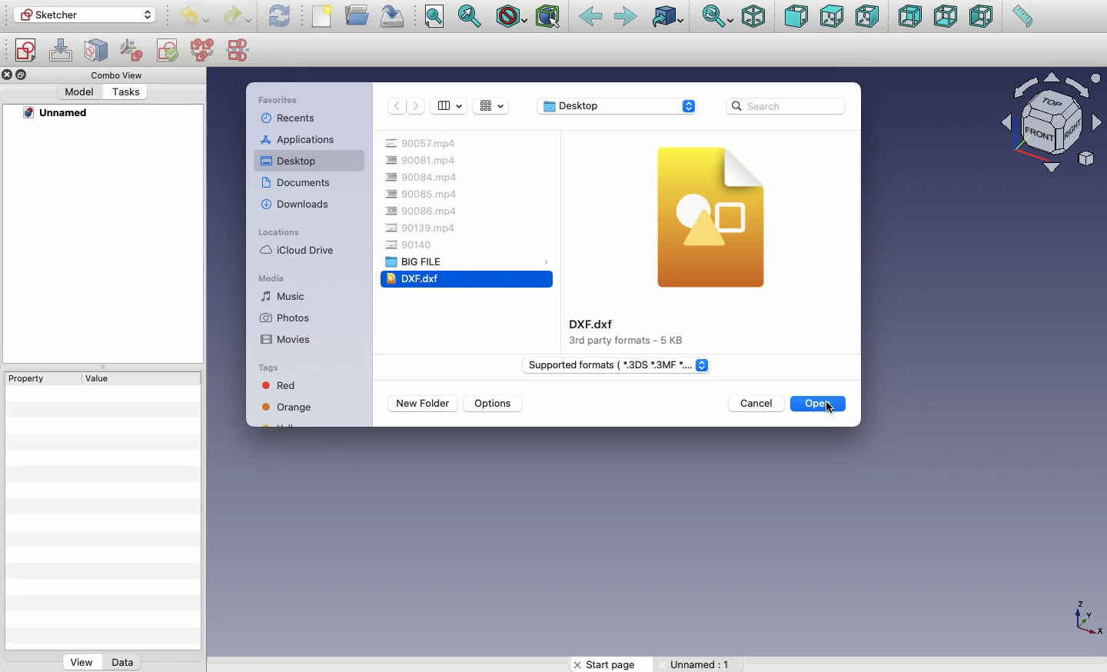 This screenshot has height=672, width=1107. Describe the element at coordinates (702, 664) in the screenshot. I see `Unnamed: 1` at that location.